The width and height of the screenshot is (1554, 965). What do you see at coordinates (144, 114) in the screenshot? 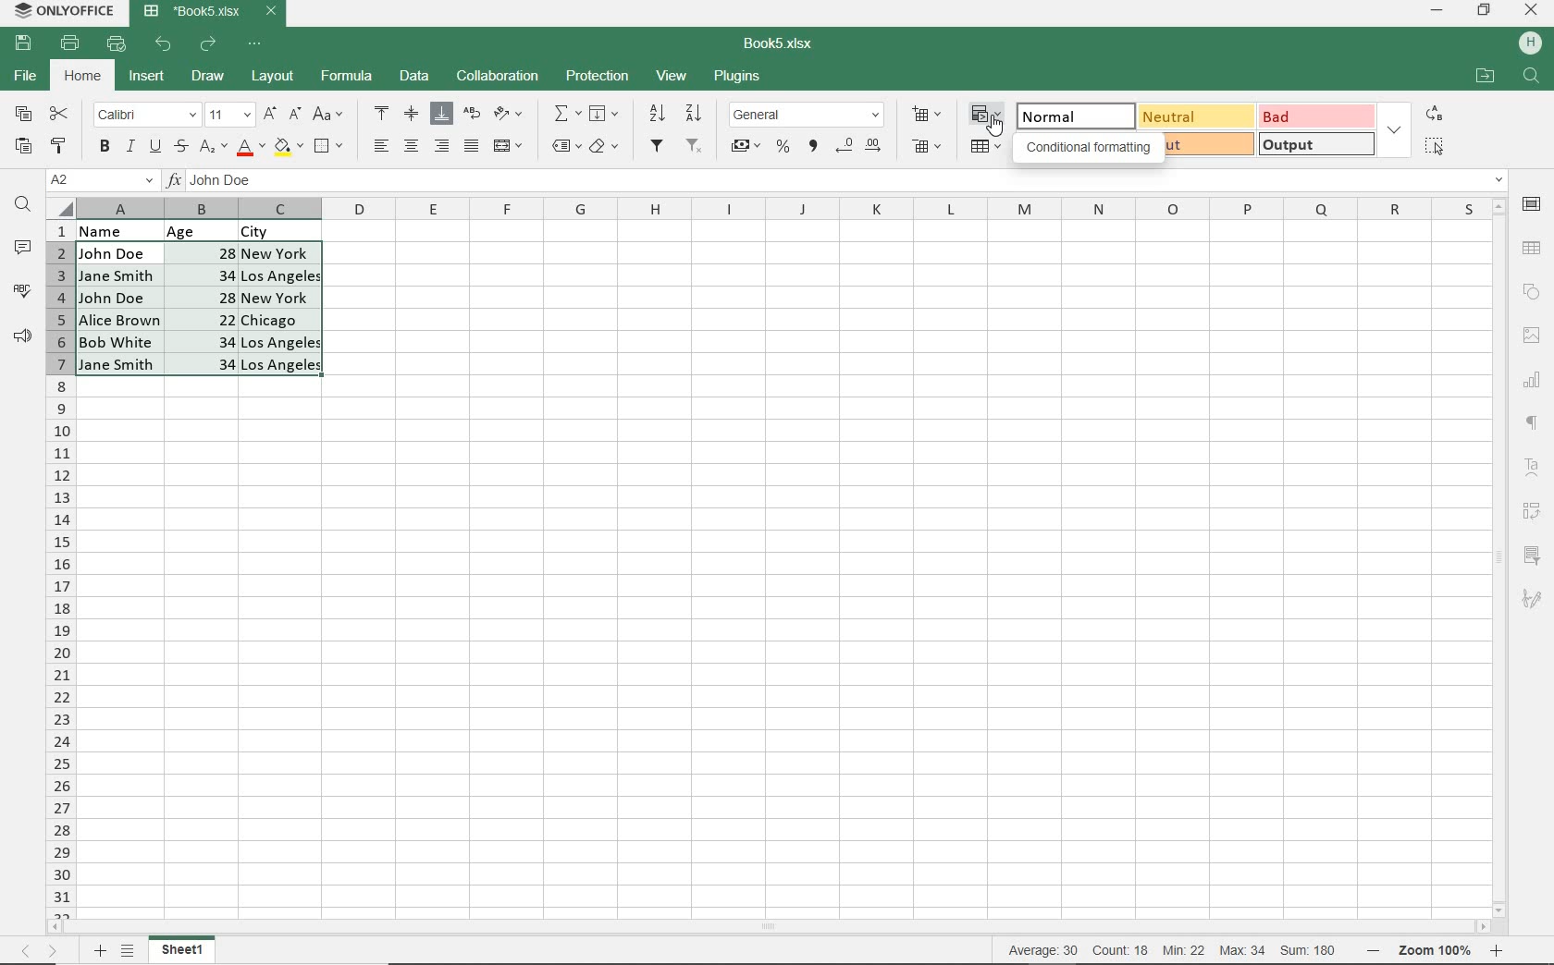
I see `FONT` at bounding box center [144, 114].